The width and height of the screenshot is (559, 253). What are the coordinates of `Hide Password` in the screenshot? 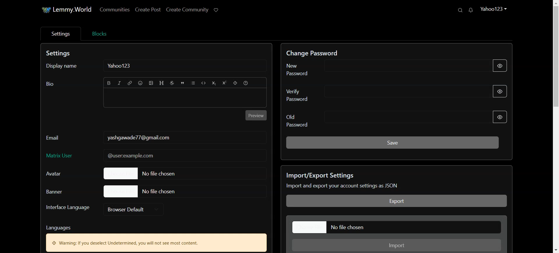 It's located at (501, 66).